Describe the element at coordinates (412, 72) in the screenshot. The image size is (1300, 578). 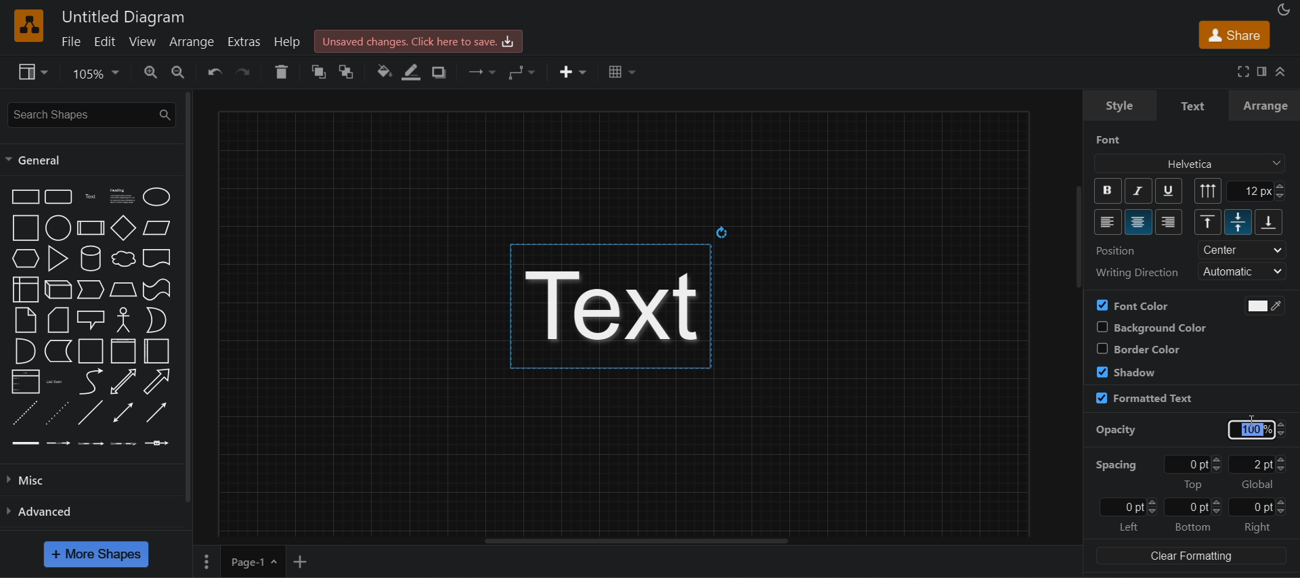
I see `line color` at that location.